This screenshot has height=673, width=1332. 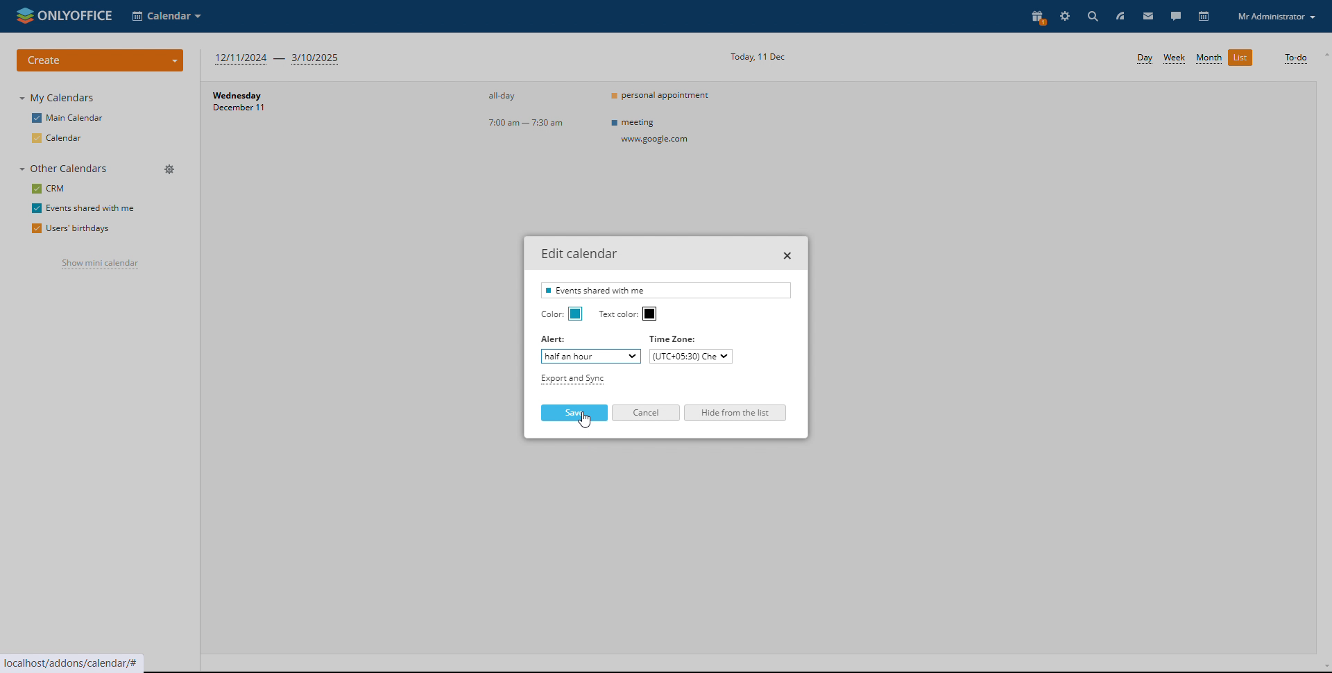 I want to click on to-do, so click(x=1295, y=58).